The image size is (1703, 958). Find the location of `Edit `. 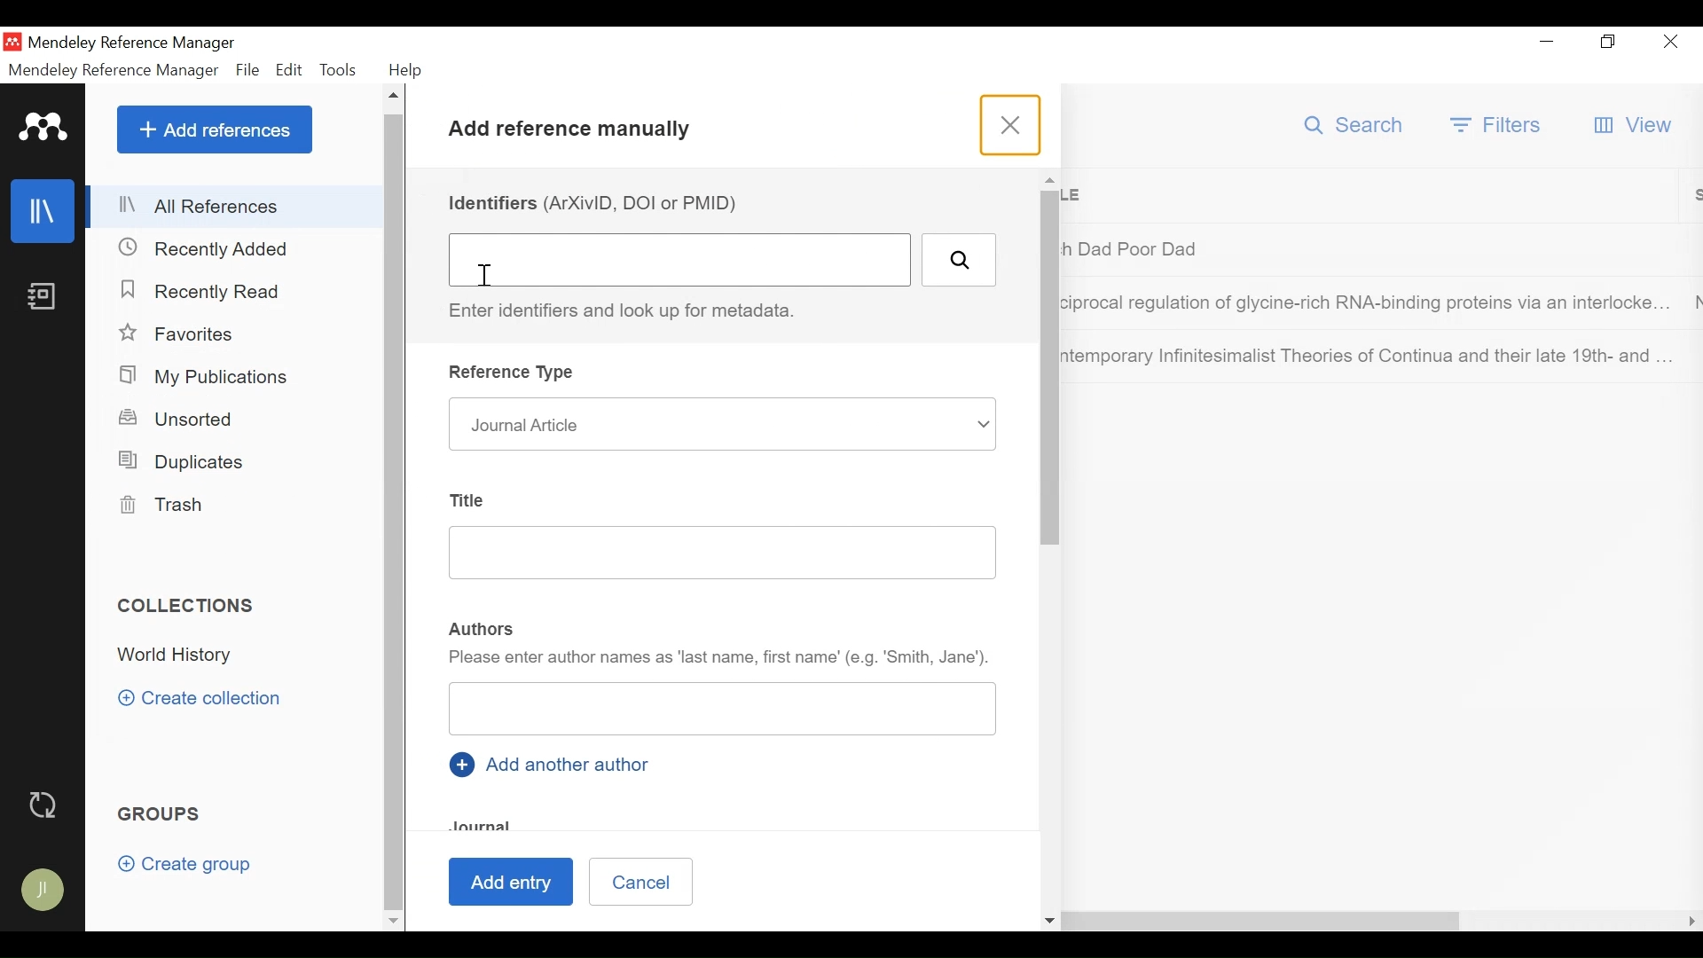

Edit  is located at coordinates (289, 69).